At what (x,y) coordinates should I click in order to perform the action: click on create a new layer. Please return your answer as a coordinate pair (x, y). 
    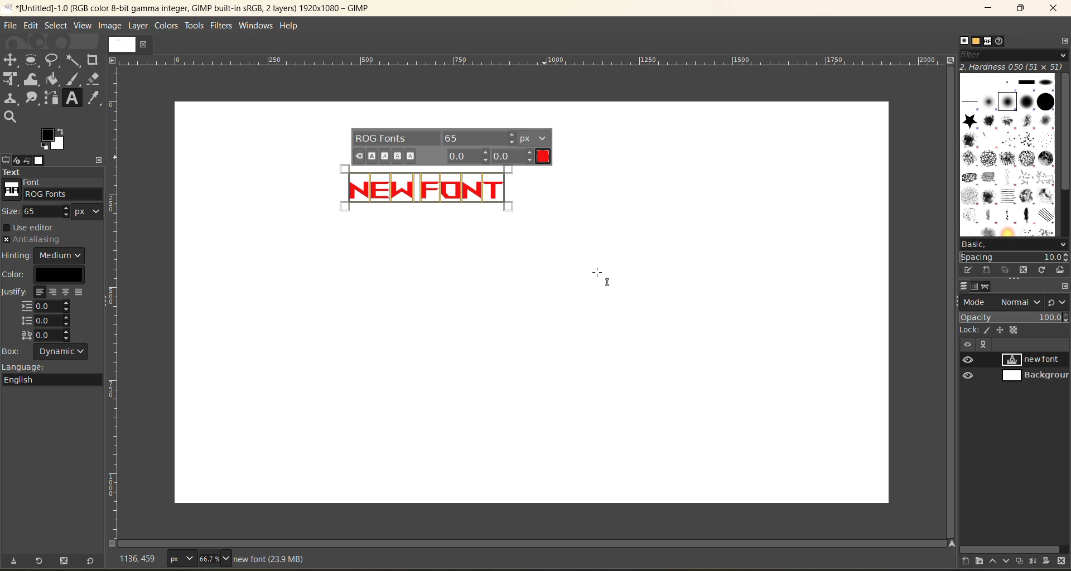
    Looking at the image, I should click on (968, 560).